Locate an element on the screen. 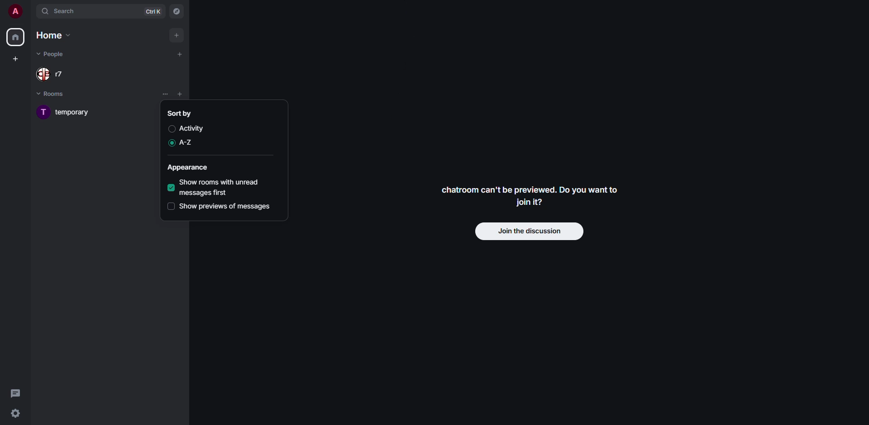 The width and height of the screenshot is (869, 425). activity is located at coordinates (194, 127).